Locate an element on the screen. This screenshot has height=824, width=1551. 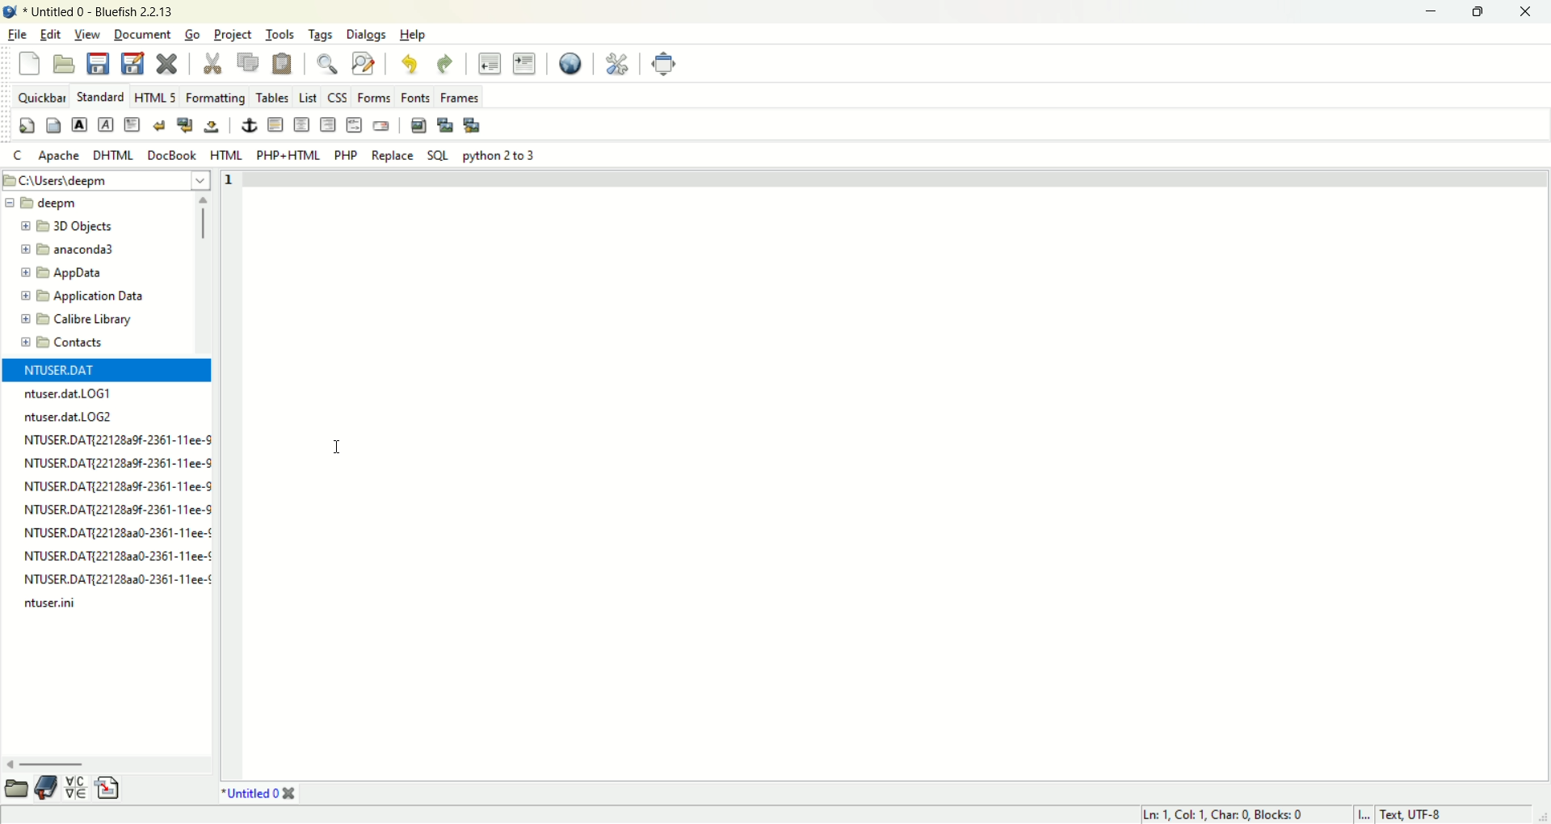
bookmarks is located at coordinates (48, 788).